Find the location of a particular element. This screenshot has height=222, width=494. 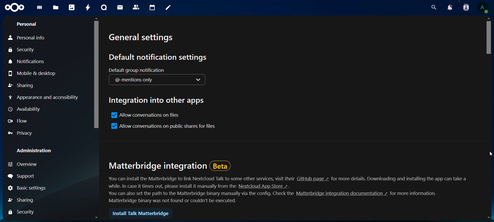

dropdown is located at coordinates (201, 80).